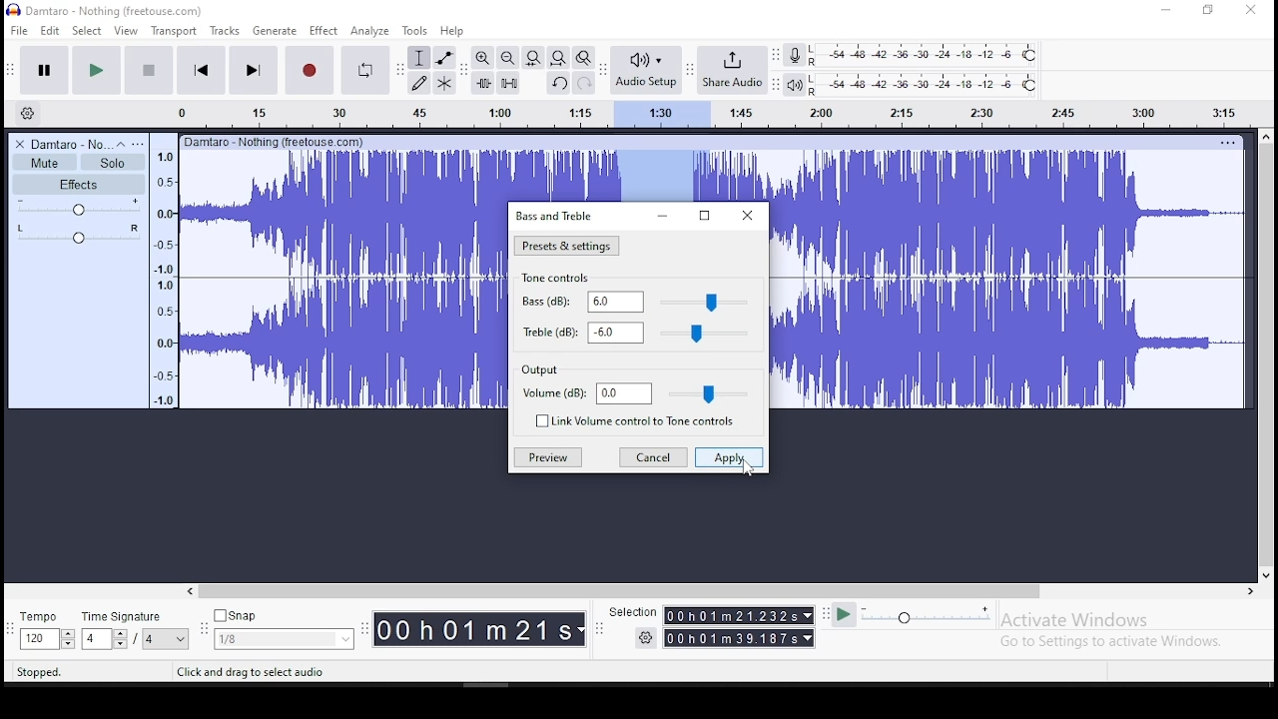  I want to click on timeline settings, so click(26, 112).